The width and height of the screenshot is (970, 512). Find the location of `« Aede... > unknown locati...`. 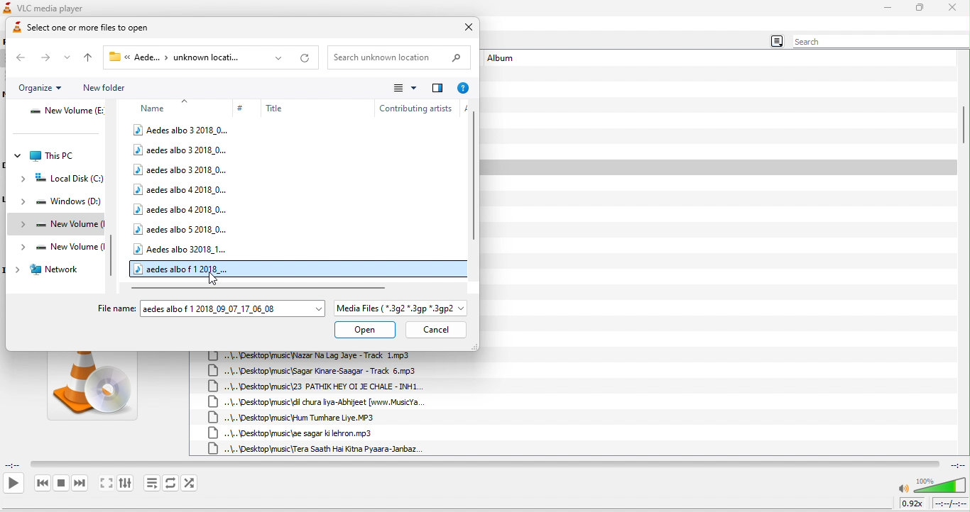

« Aede... > unknown locati... is located at coordinates (198, 57).